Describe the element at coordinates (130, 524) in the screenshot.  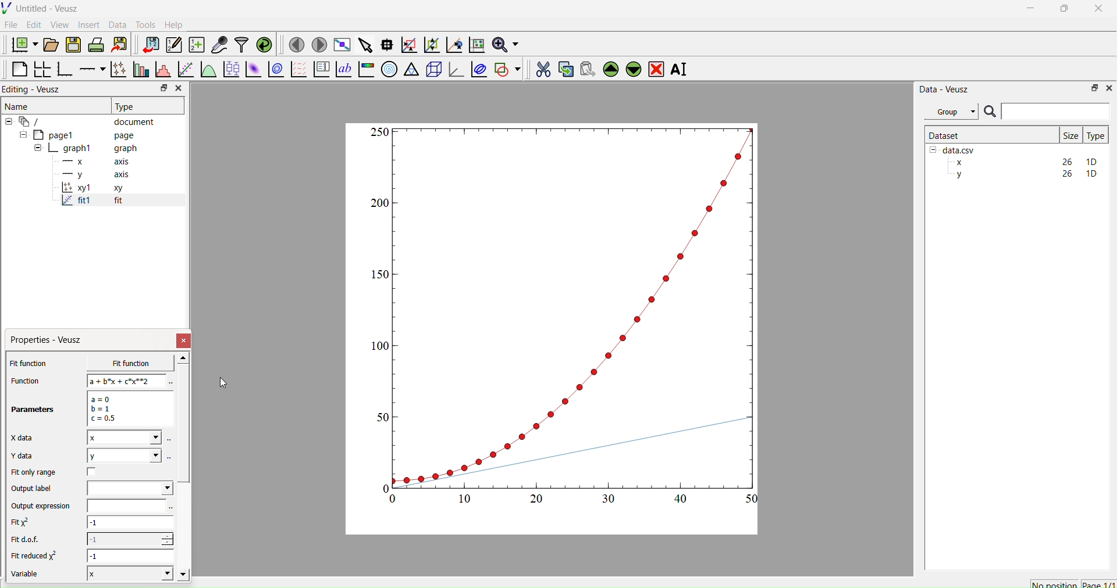
I see `-1` at that location.